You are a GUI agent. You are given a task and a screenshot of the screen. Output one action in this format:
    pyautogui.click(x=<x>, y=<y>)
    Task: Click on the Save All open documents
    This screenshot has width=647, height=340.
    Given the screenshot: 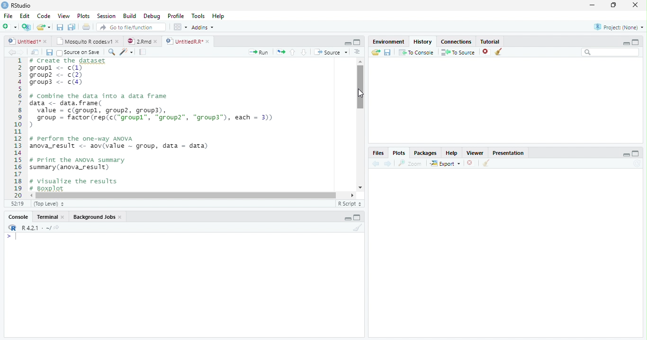 What is the action you would take?
    pyautogui.click(x=71, y=27)
    